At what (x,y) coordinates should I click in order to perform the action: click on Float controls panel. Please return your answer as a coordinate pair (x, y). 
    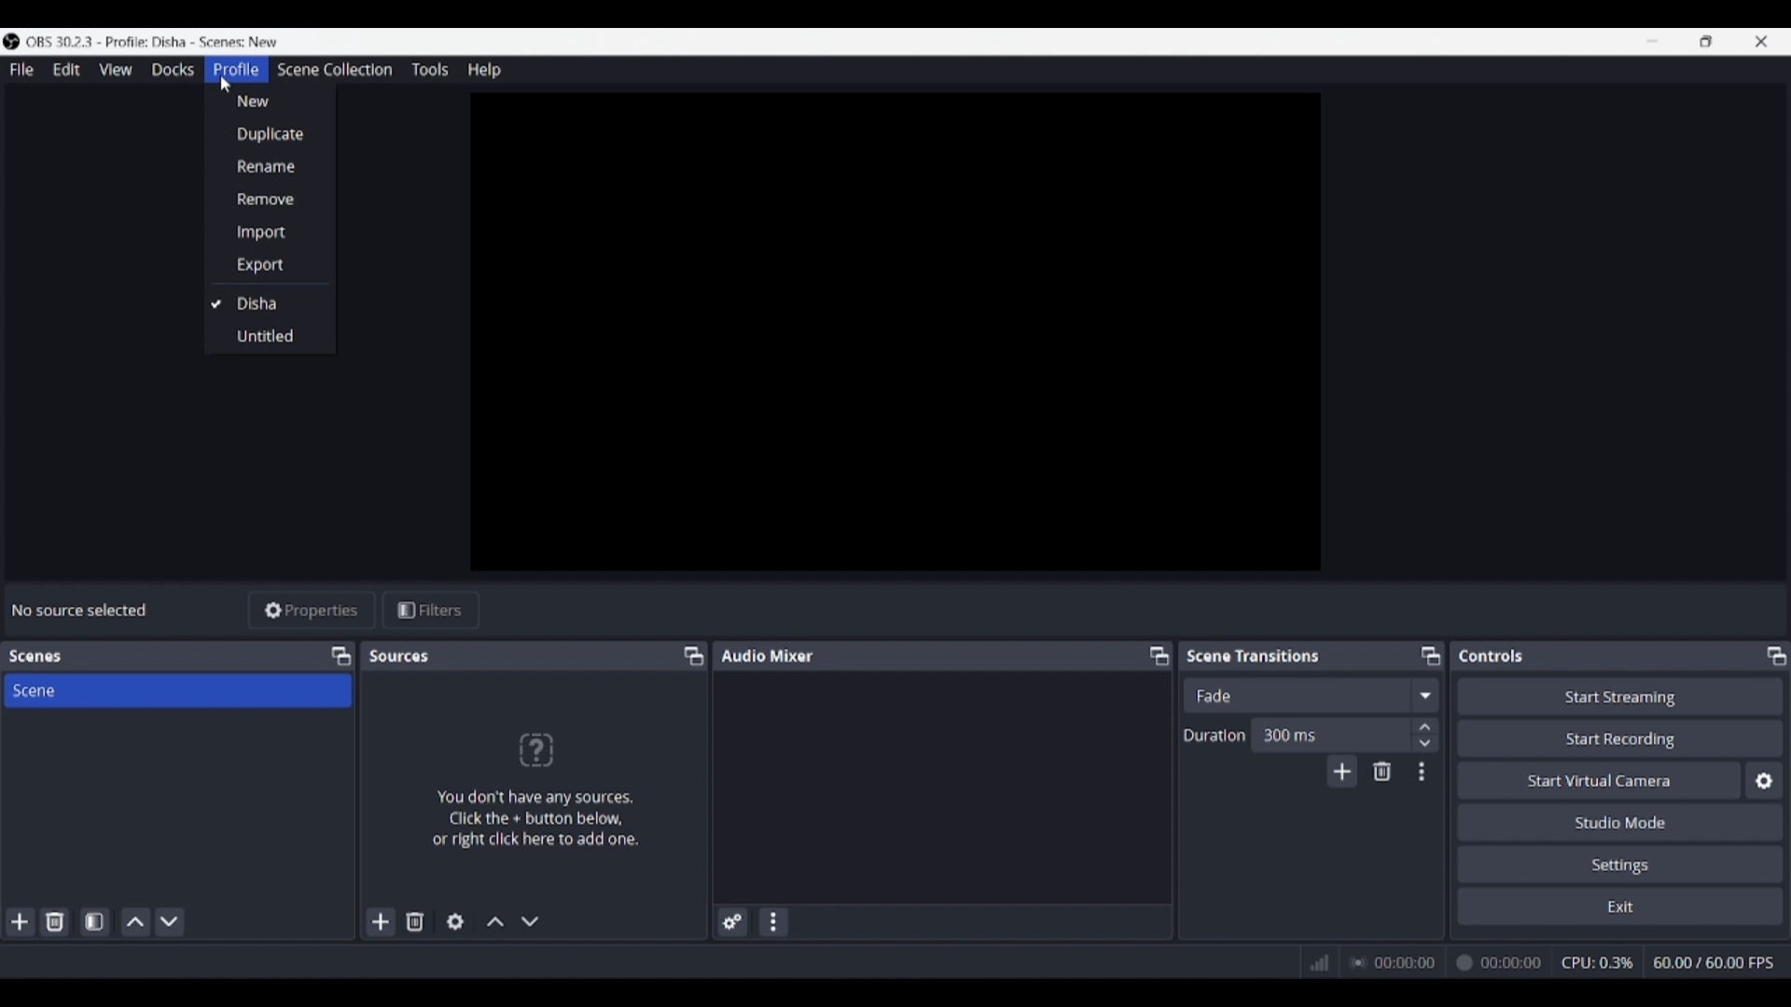
    Looking at the image, I should click on (1776, 655).